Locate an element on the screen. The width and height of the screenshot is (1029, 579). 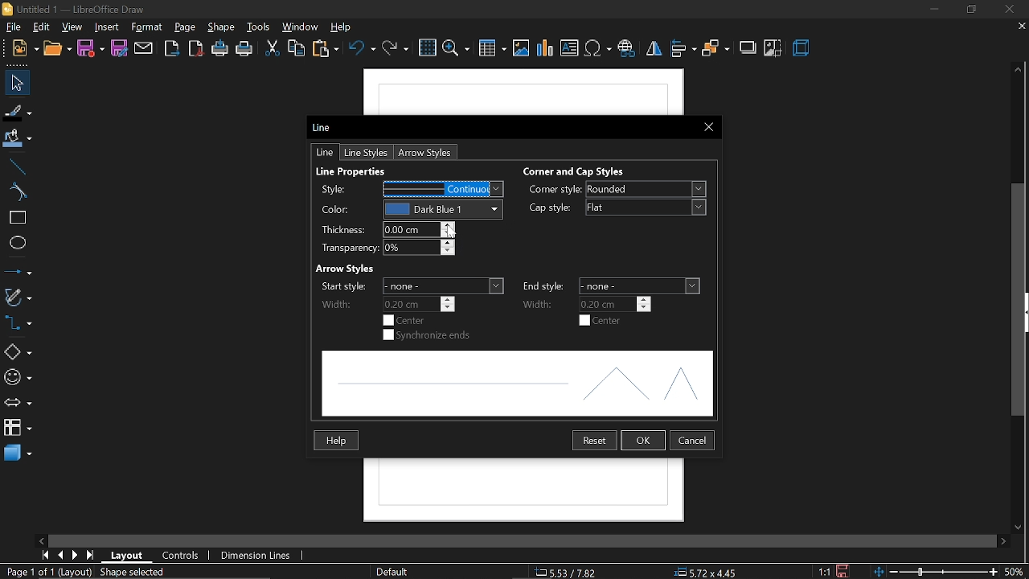
width is located at coordinates (542, 303).